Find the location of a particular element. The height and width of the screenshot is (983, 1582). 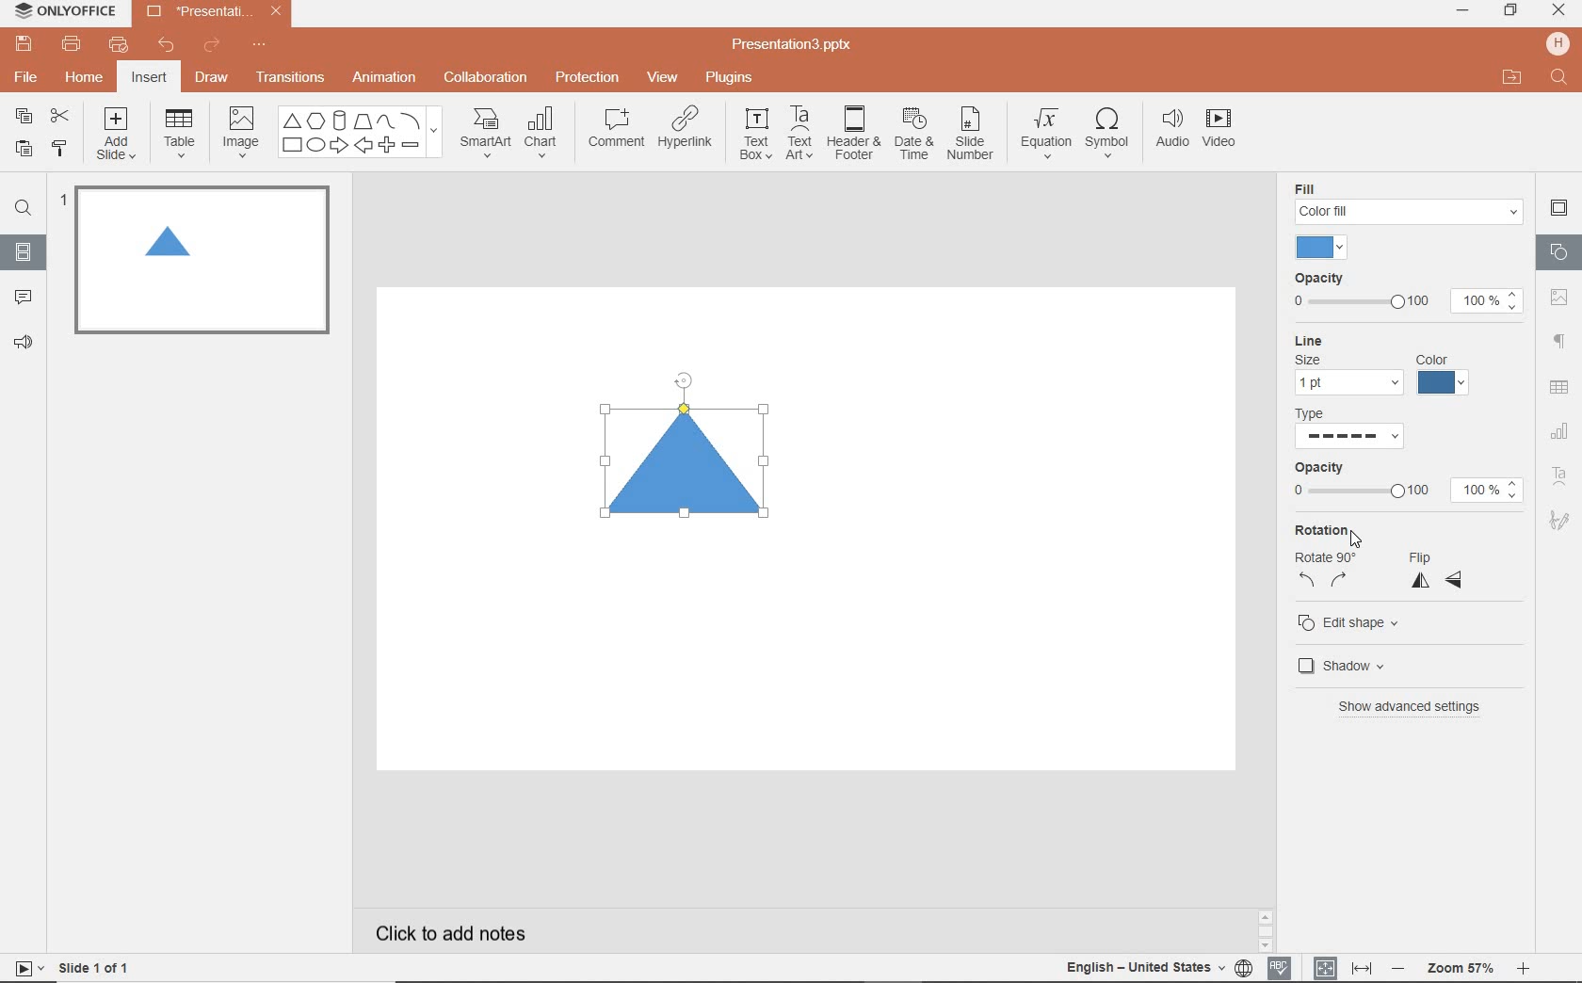

ZOOM level is located at coordinates (1461, 969).